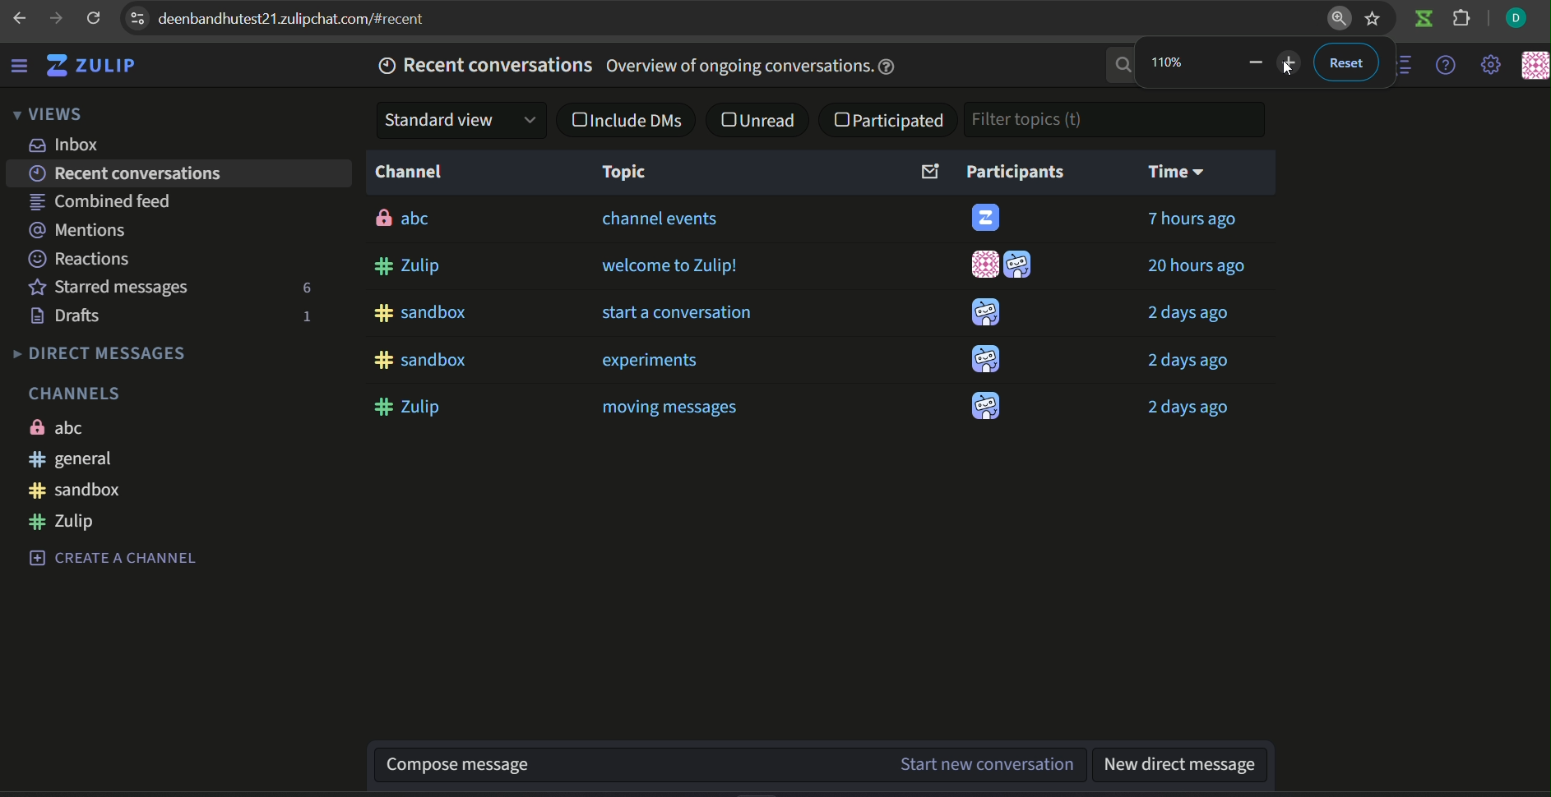  Describe the element at coordinates (110, 289) in the screenshot. I see `starred messages` at that location.